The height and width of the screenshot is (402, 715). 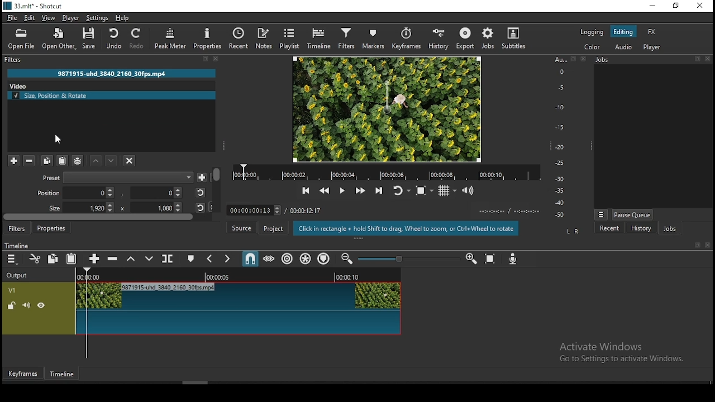 I want to click on -20, so click(x=560, y=146).